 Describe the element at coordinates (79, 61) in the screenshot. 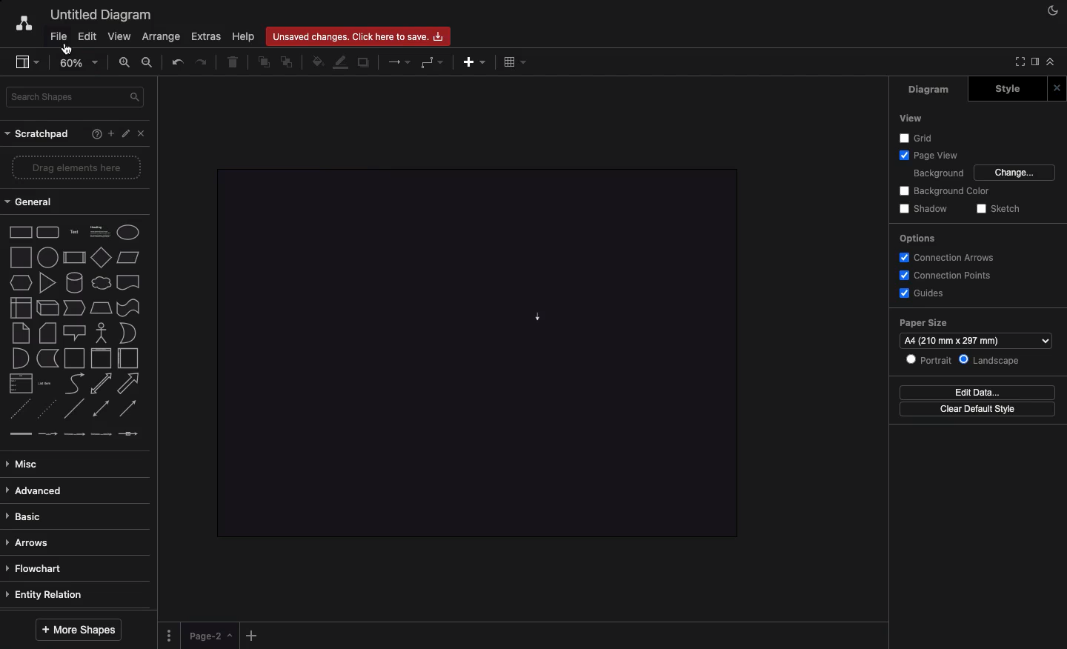

I see `Zoom` at that location.